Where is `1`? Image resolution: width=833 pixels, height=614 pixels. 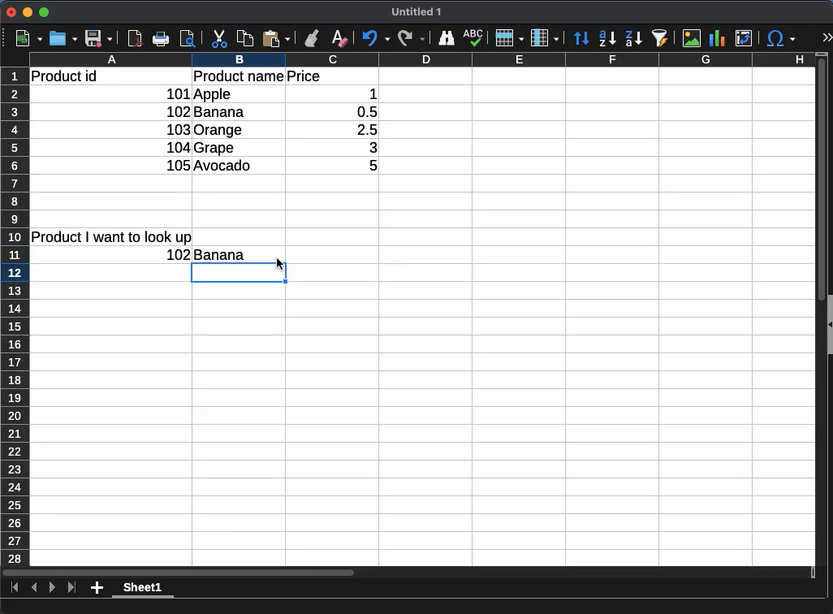 1 is located at coordinates (365, 94).